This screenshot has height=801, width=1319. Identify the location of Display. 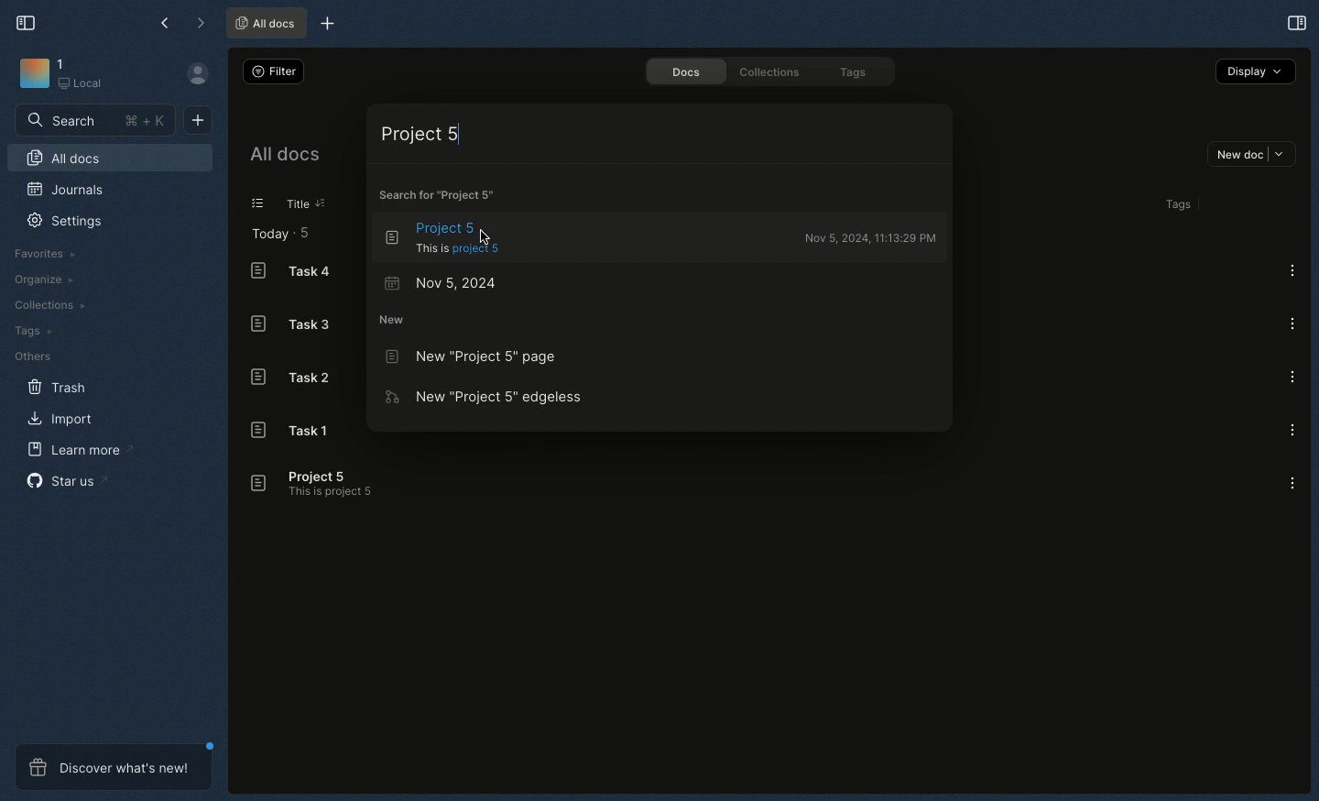
(1256, 73).